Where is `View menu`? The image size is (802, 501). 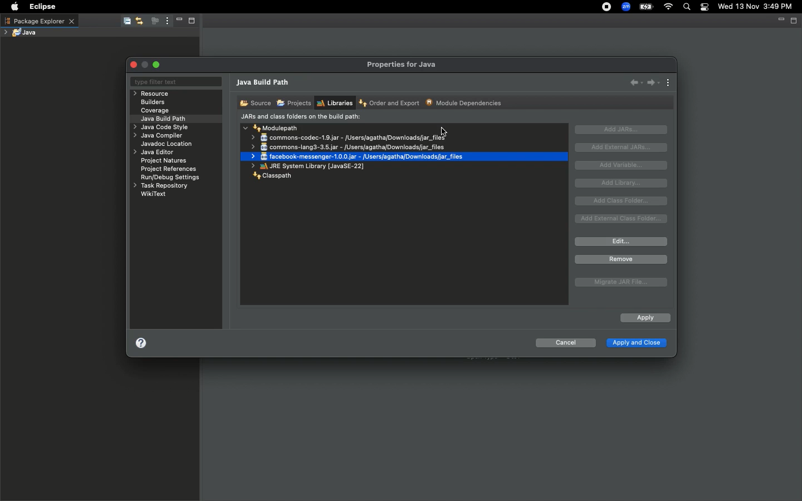
View menu is located at coordinates (669, 83).